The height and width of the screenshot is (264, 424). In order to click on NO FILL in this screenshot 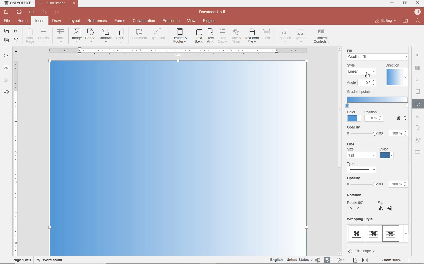, I will do `click(377, 101)`.